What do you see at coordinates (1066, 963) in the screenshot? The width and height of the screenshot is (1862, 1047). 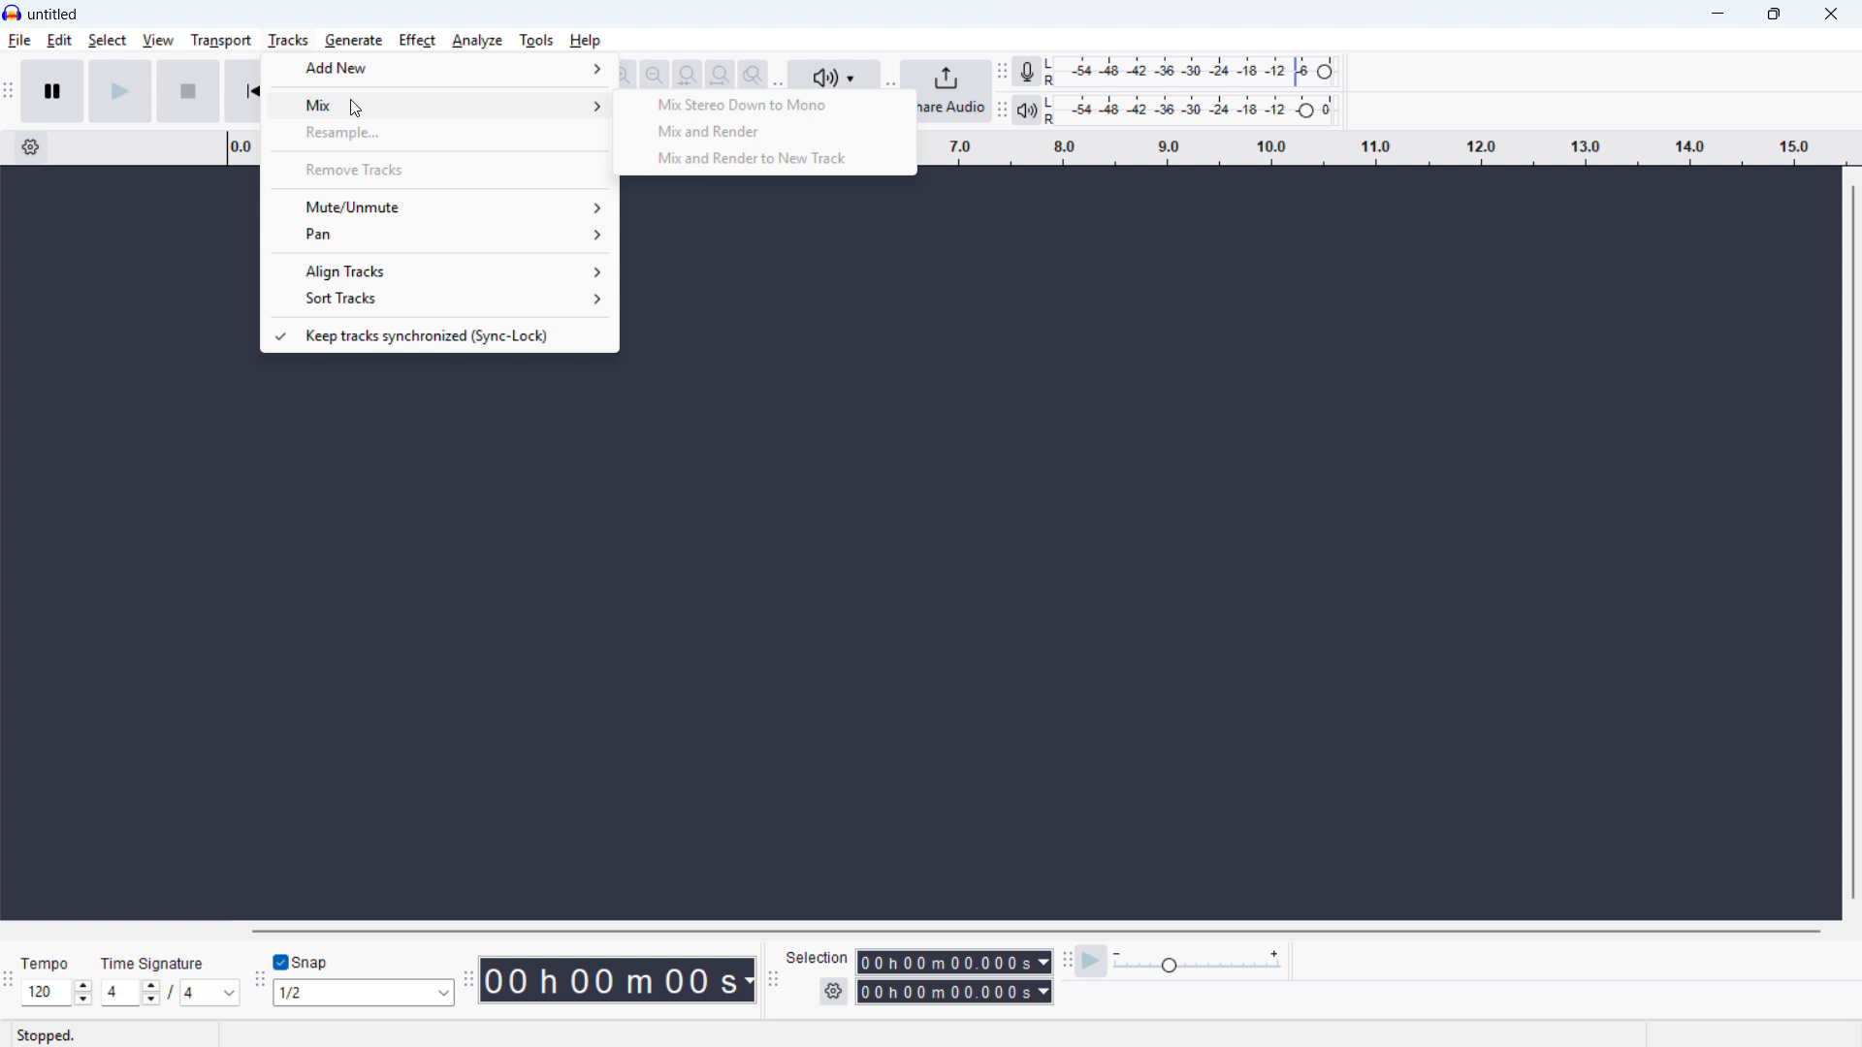 I see `Play at speed toolbar ` at bounding box center [1066, 963].